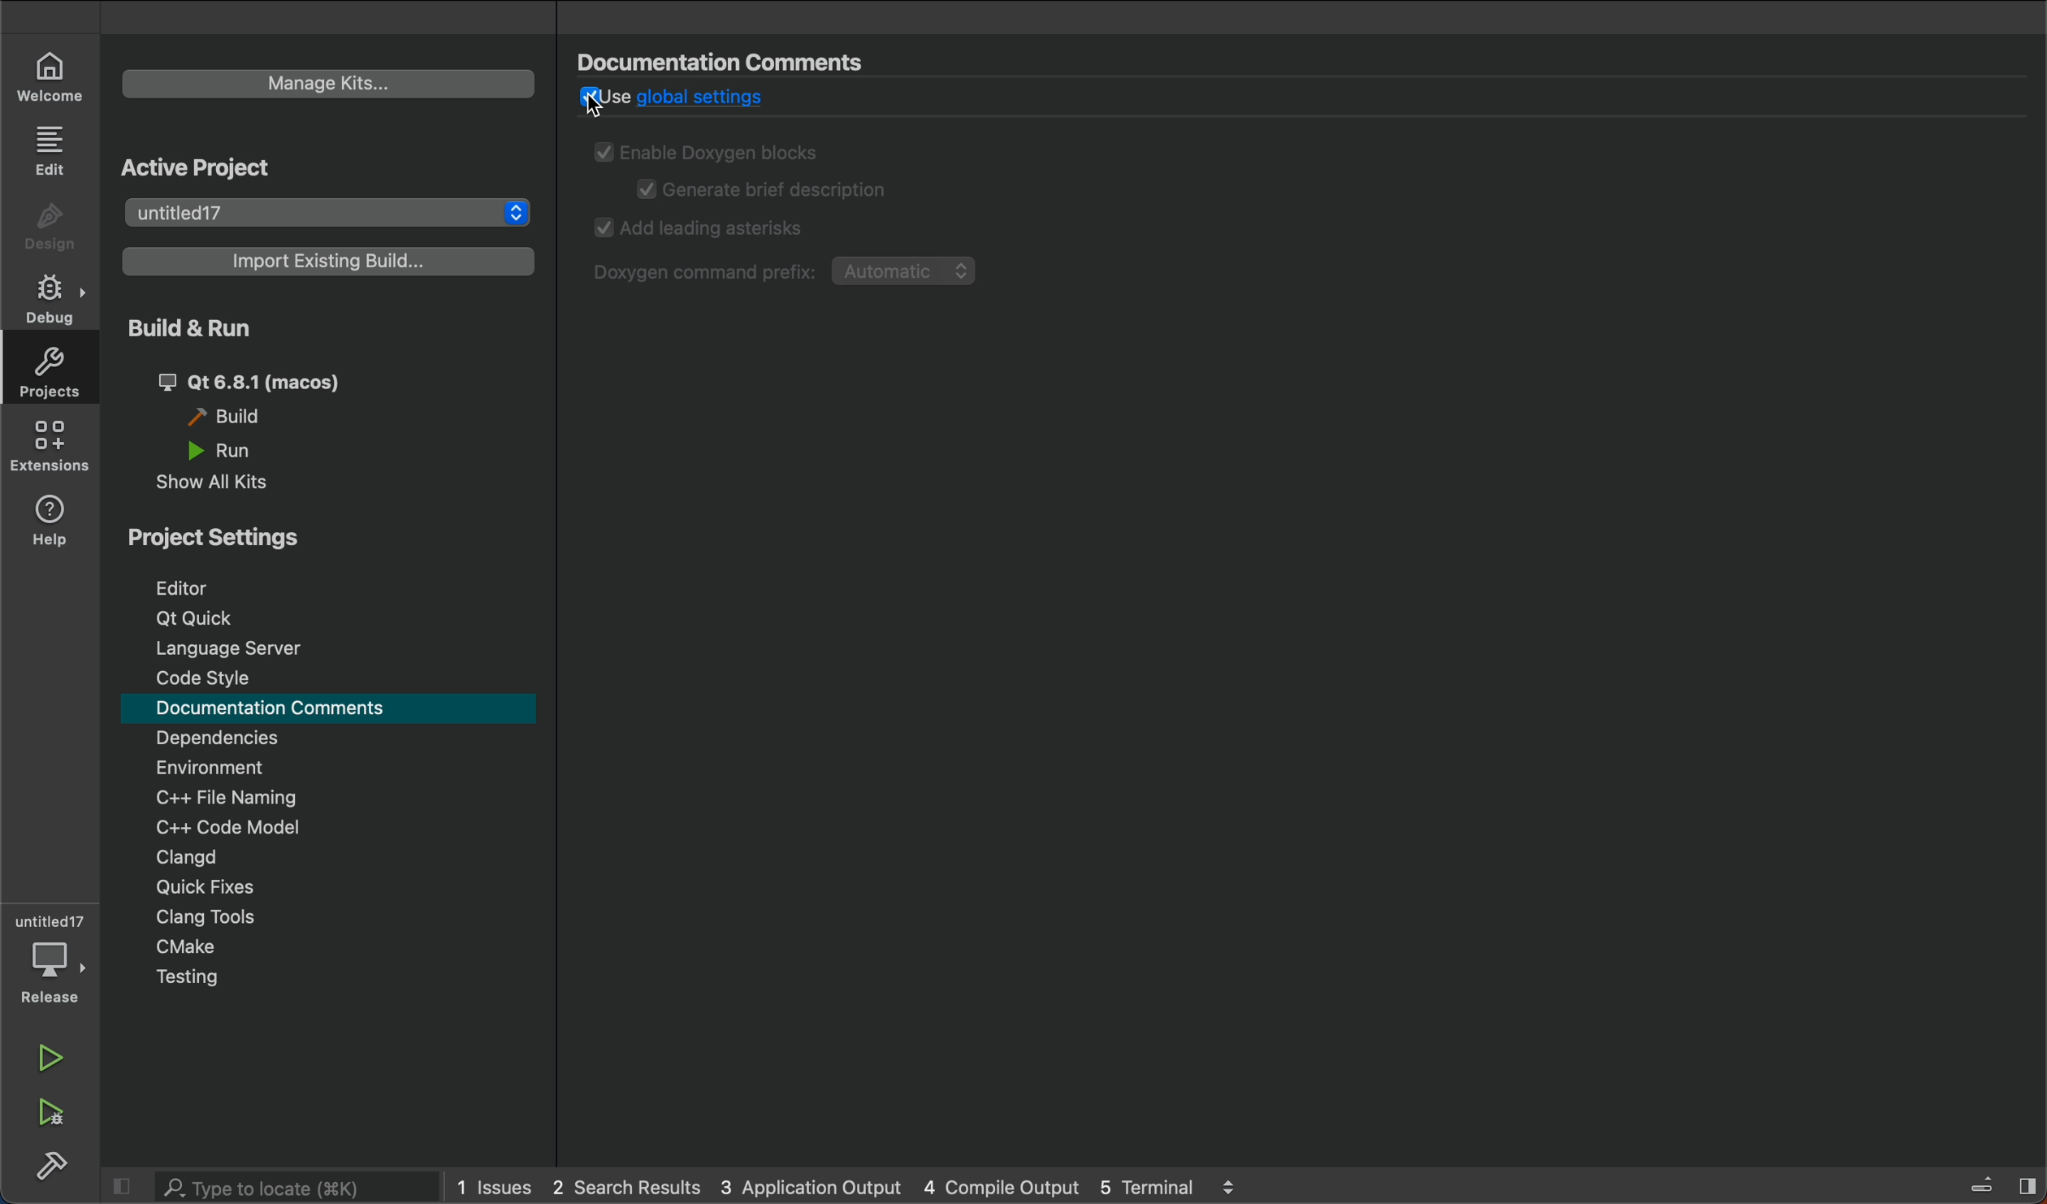 The height and width of the screenshot is (1204, 2047). Describe the element at coordinates (331, 331) in the screenshot. I see `build and run` at that location.